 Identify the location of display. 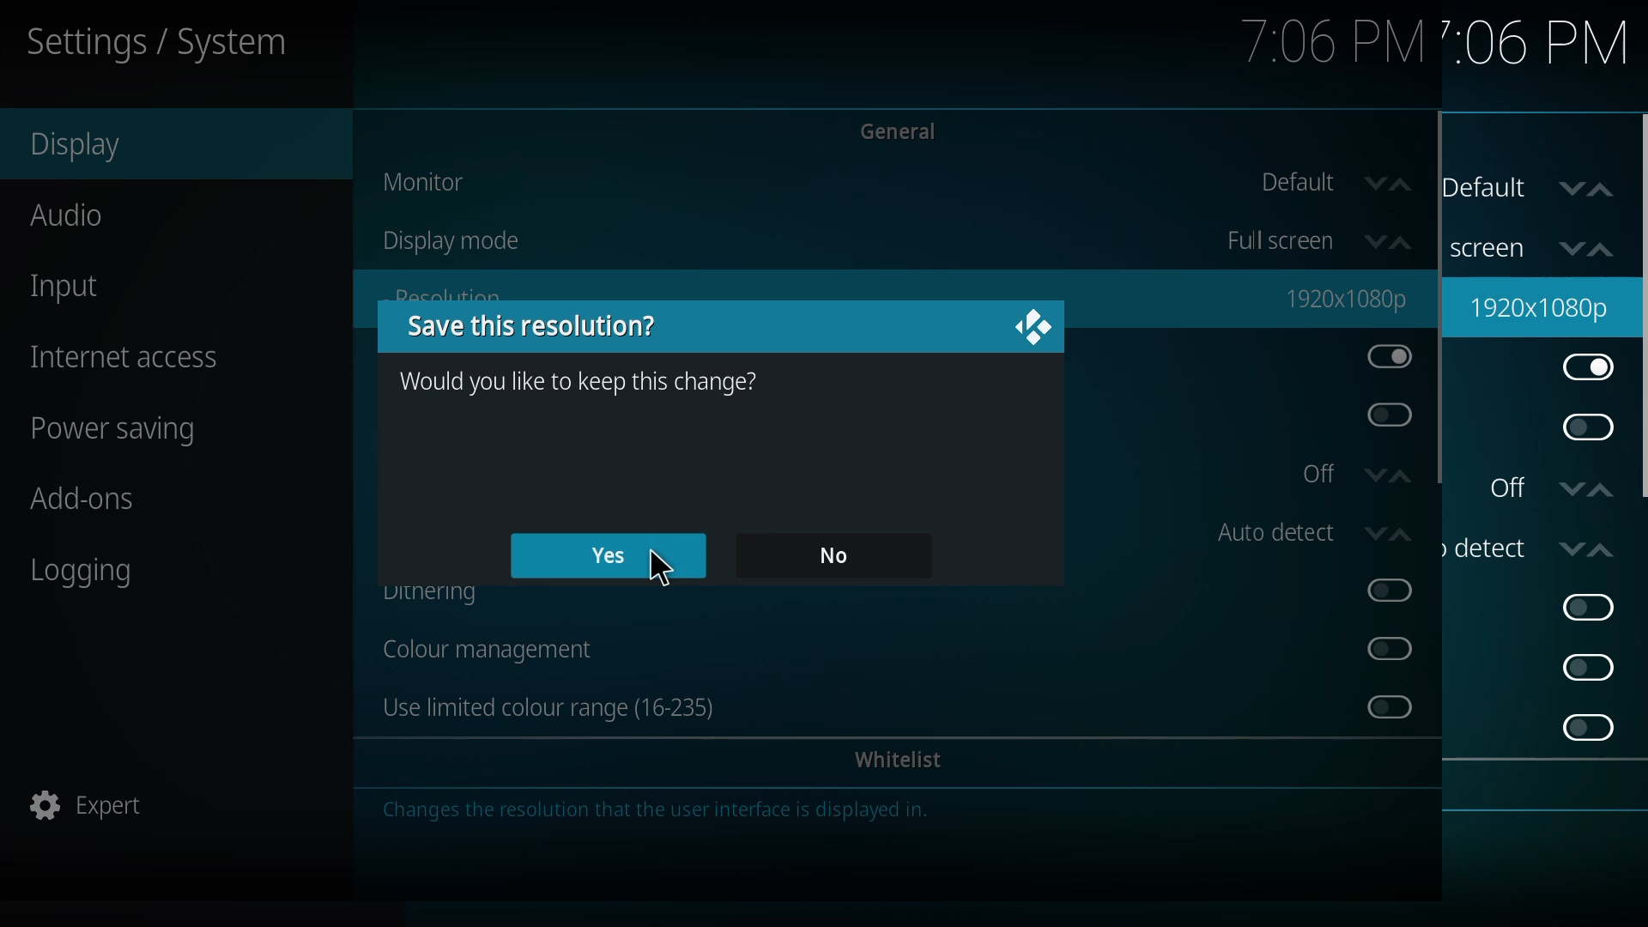
(93, 152).